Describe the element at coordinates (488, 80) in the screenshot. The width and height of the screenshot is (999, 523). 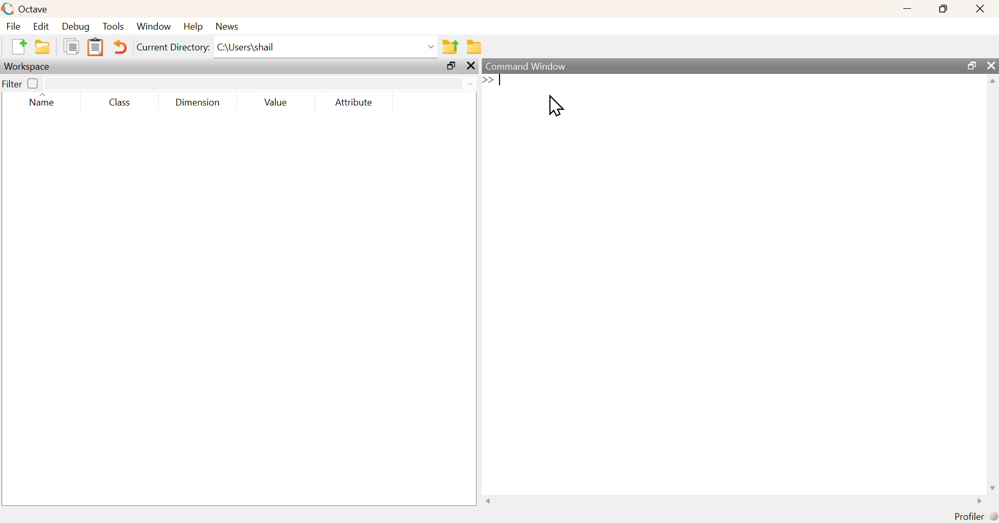
I see `New Line` at that location.